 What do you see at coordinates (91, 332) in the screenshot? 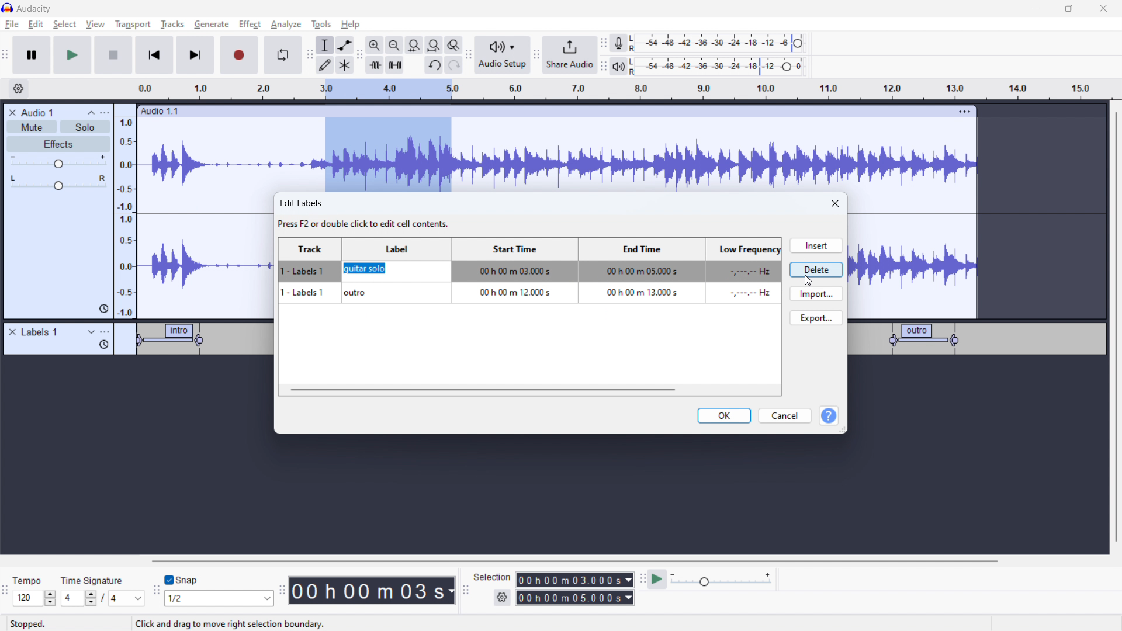
I see `expand` at bounding box center [91, 332].